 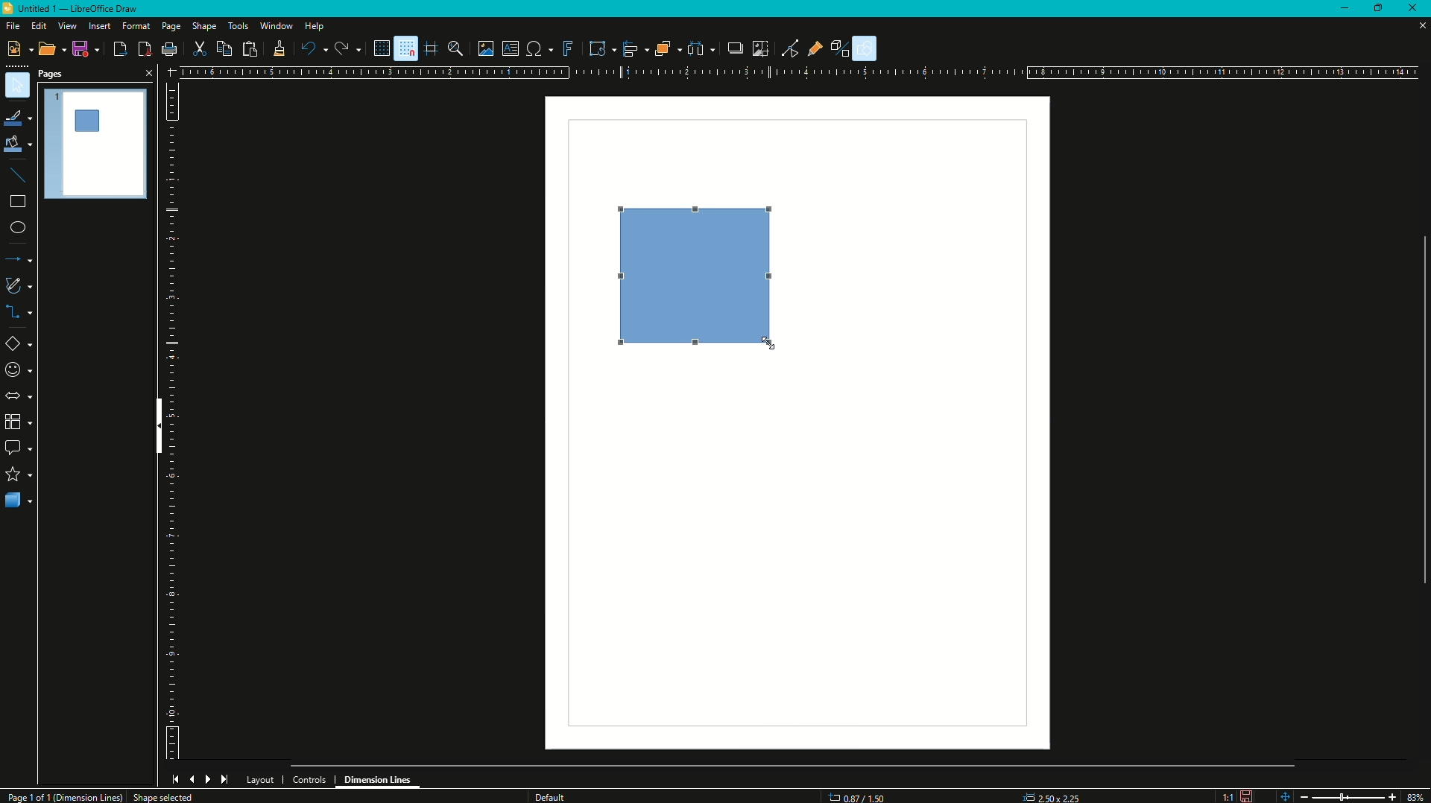 What do you see at coordinates (376, 48) in the screenshot?
I see `Display Grid` at bounding box center [376, 48].